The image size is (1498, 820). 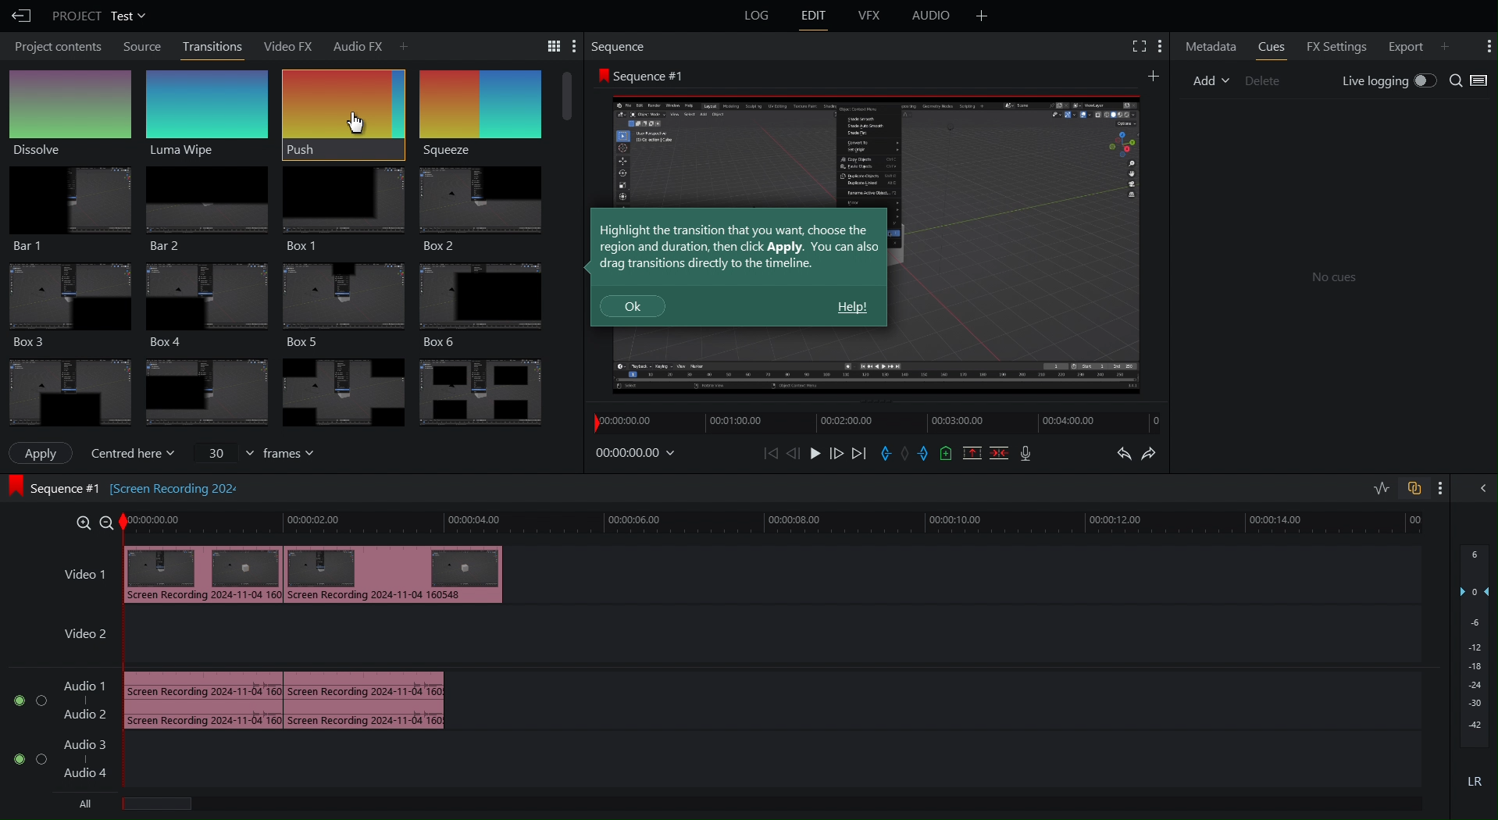 What do you see at coordinates (55, 48) in the screenshot?
I see `Project Contents` at bounding box center [55, 48].